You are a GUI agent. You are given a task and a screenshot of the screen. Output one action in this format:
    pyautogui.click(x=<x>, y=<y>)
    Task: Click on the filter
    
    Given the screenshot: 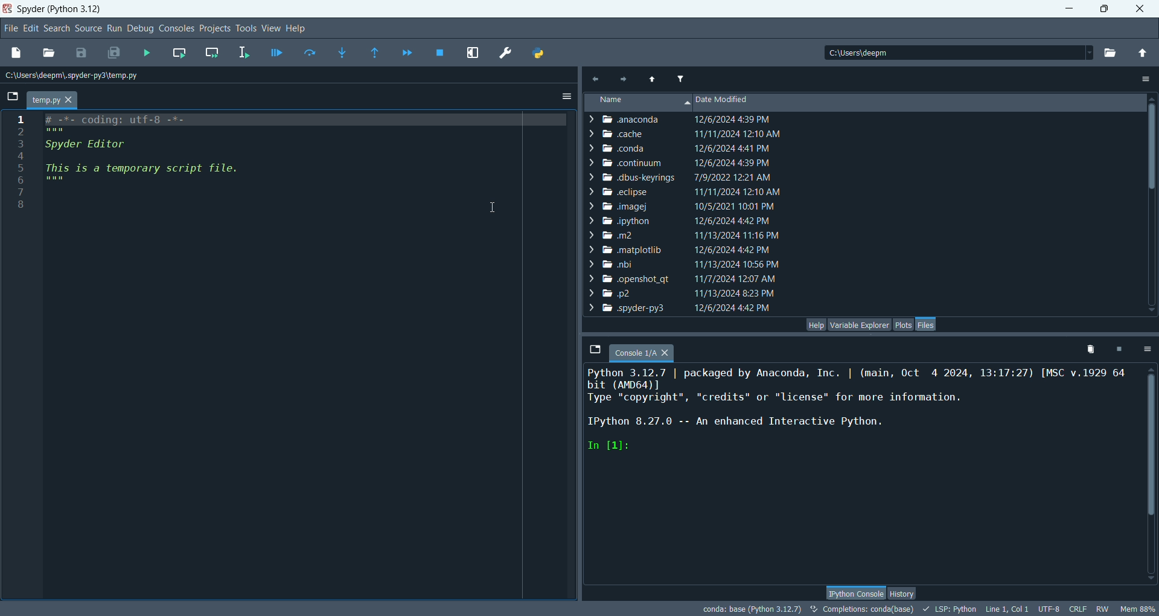 What is the action you would take?
    pyautogui.click(x=685, y=77)
    